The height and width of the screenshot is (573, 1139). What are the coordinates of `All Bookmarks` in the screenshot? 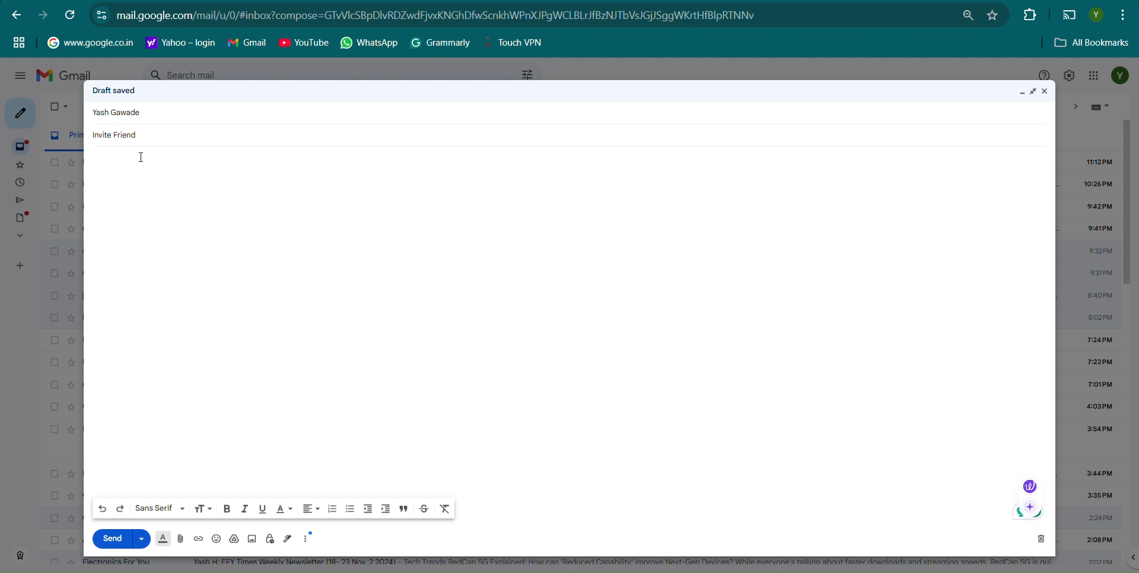 It's located at (1093, 43).